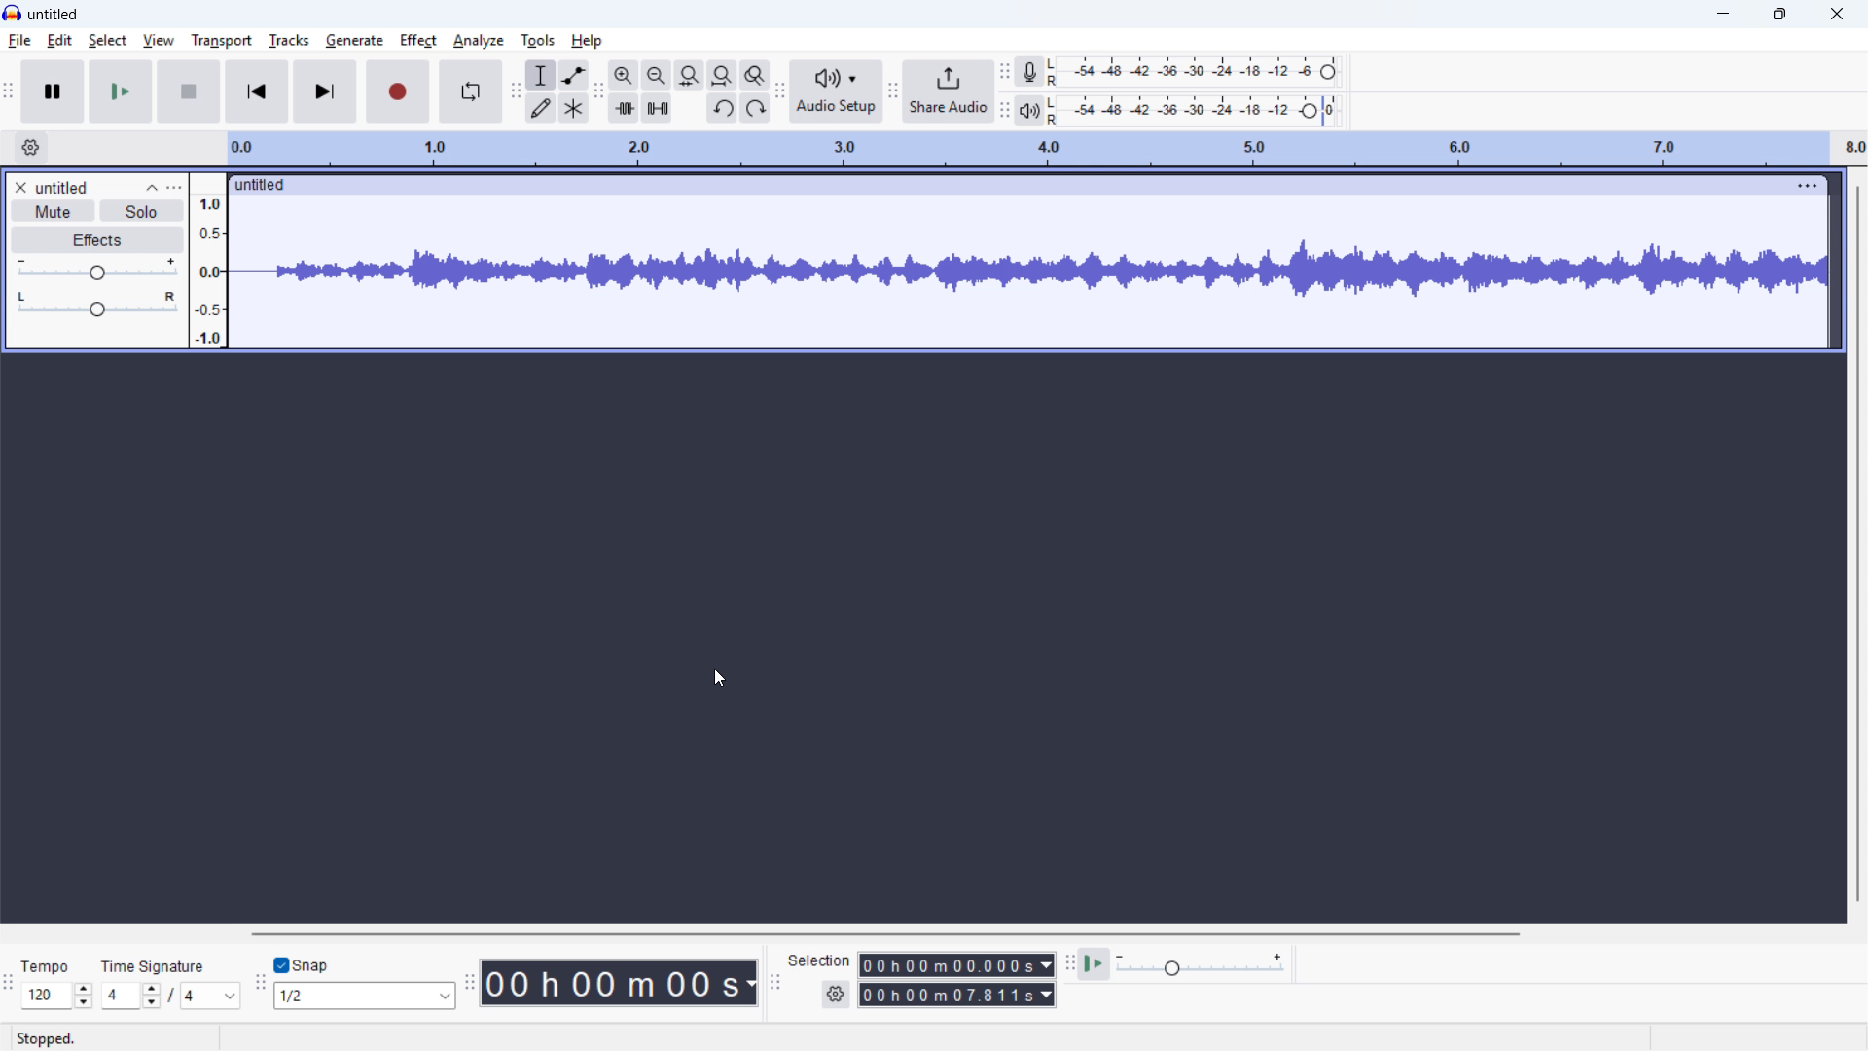  What do you see at coordinates (624, 109) in the screenshot?
I see `Trim audio outside selection ` at bounding box center [624, 109].